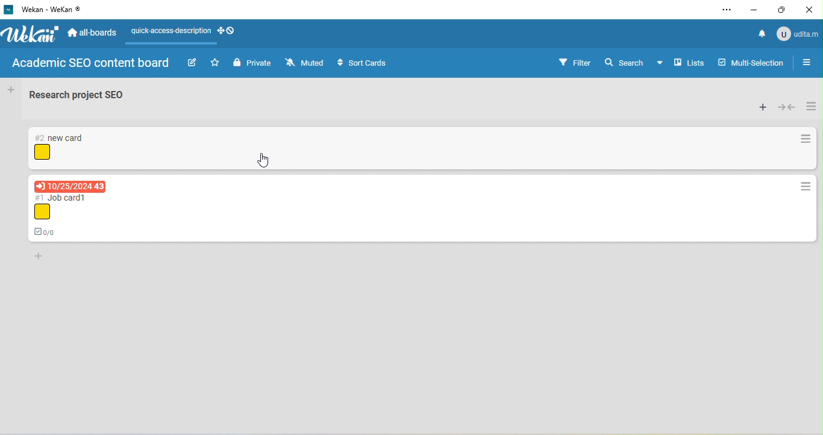 Image resolution: width=823 pixels, height=435 pixels. What do you see at coordinates (10, 90) in the screenshot?
I see `add list` at bounding box center [10, 90].